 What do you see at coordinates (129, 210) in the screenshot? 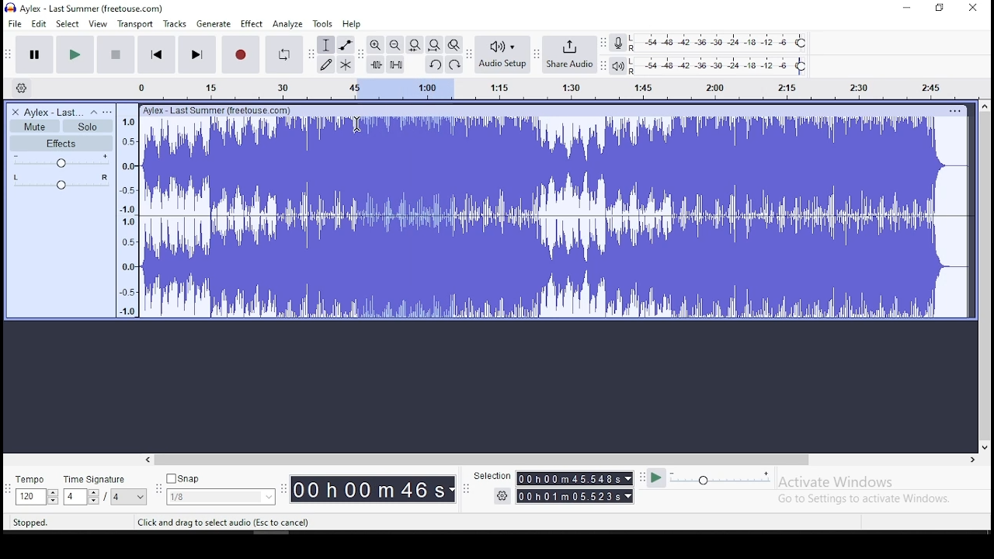
I see `timeline` at bounding box center [129, 210].